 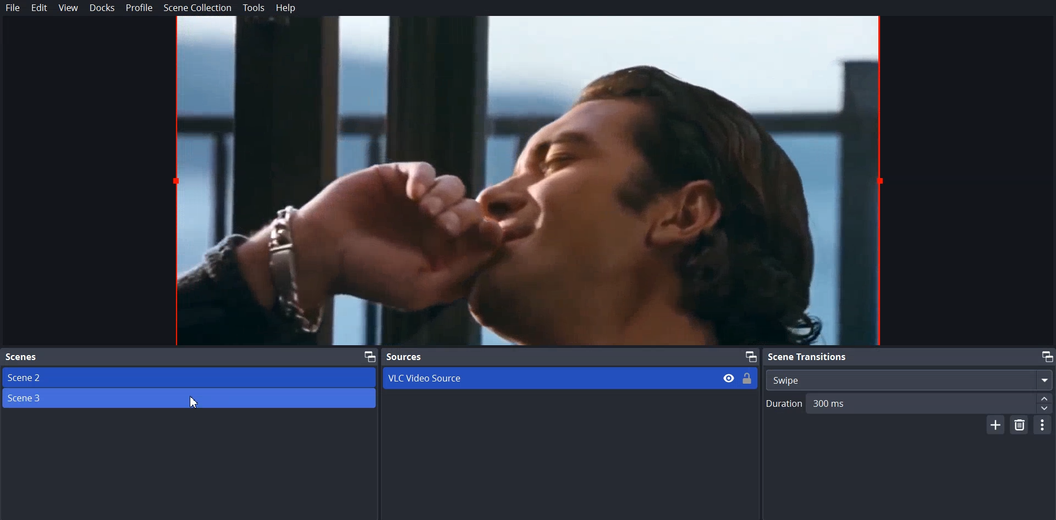 What do you see at coordinates (749, 379) in the screenshot?
I see `Lock` at bounding box center [749, 379].